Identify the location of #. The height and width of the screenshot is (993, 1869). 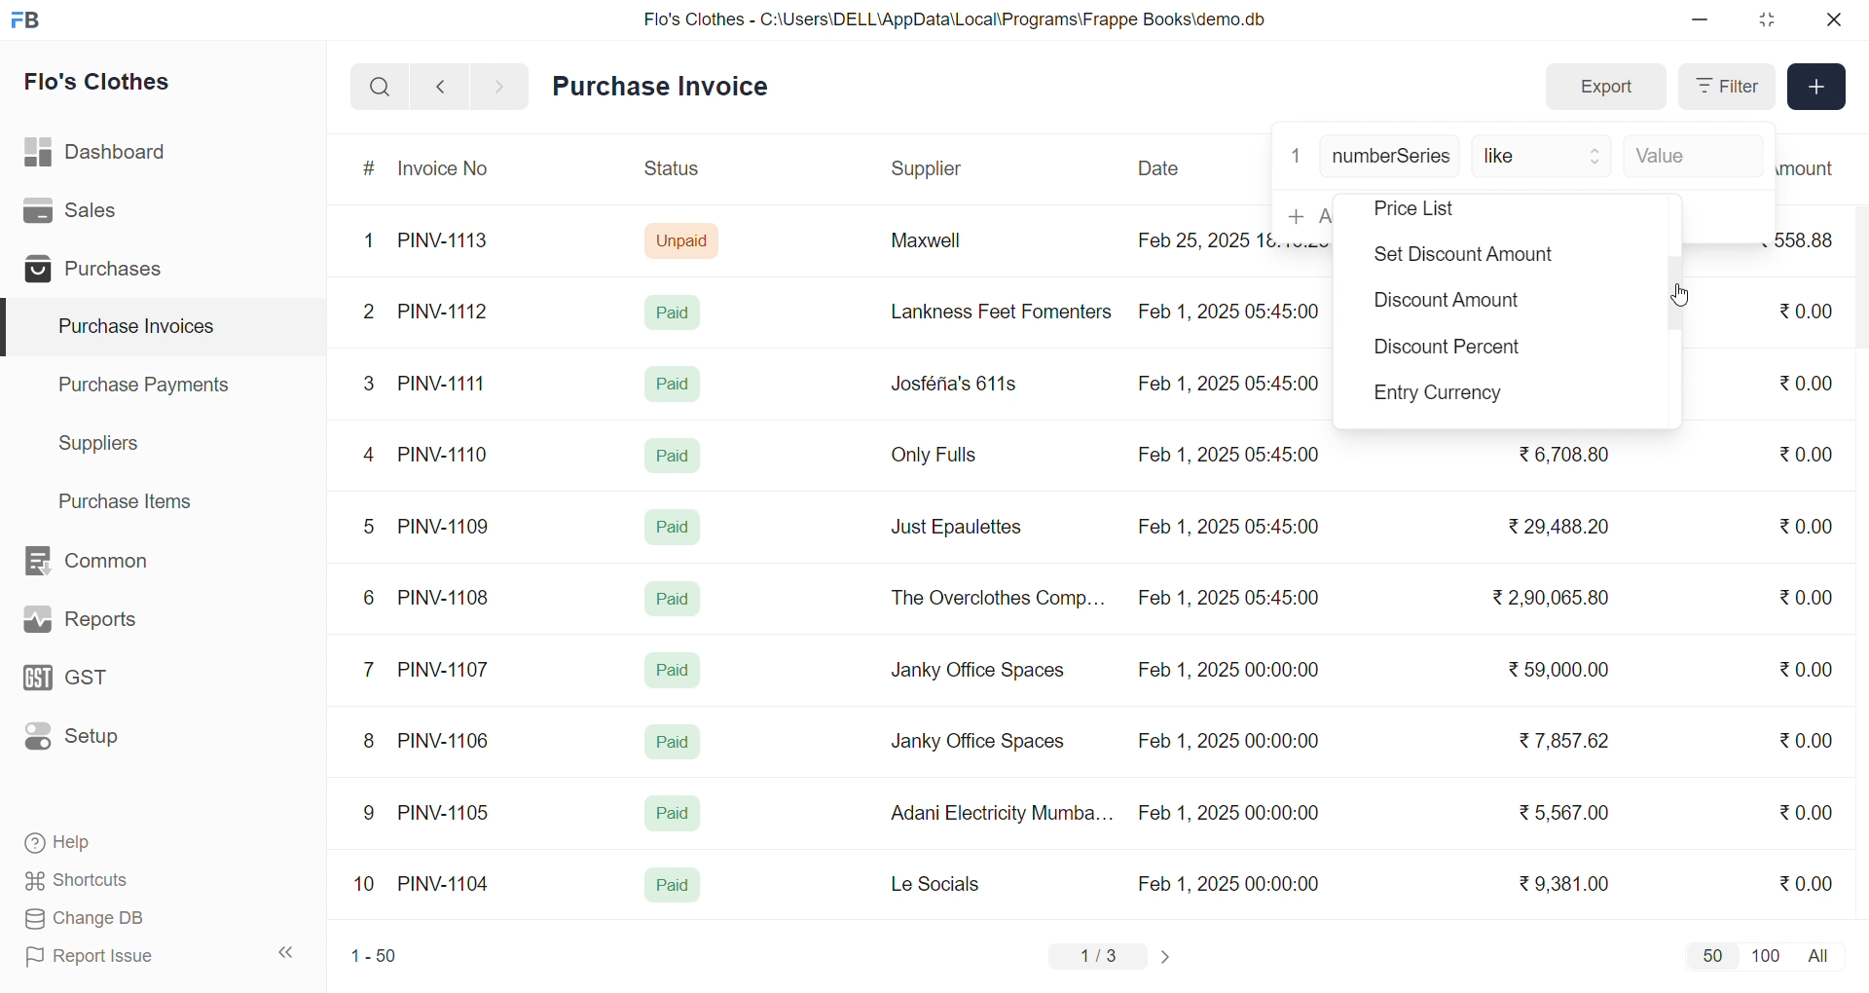
(370, 170).